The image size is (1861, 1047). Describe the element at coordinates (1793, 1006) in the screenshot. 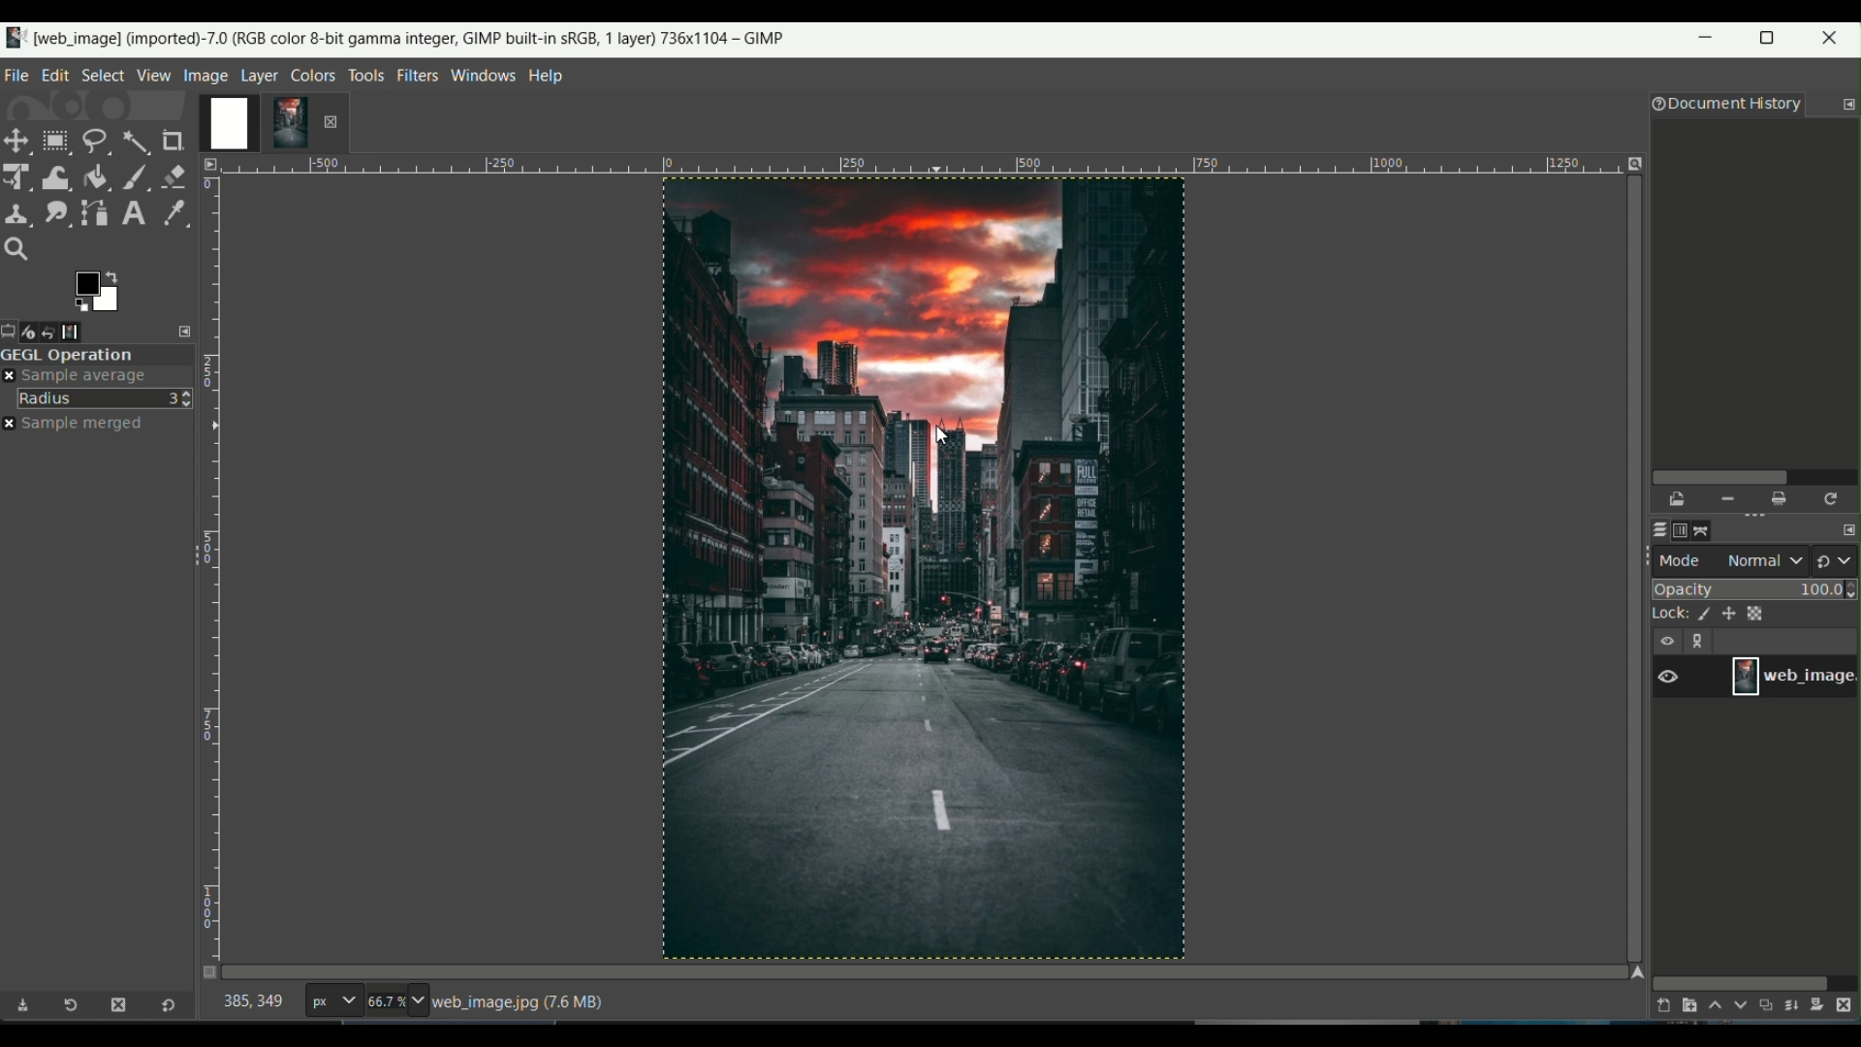

I see `merge layer` at that location.